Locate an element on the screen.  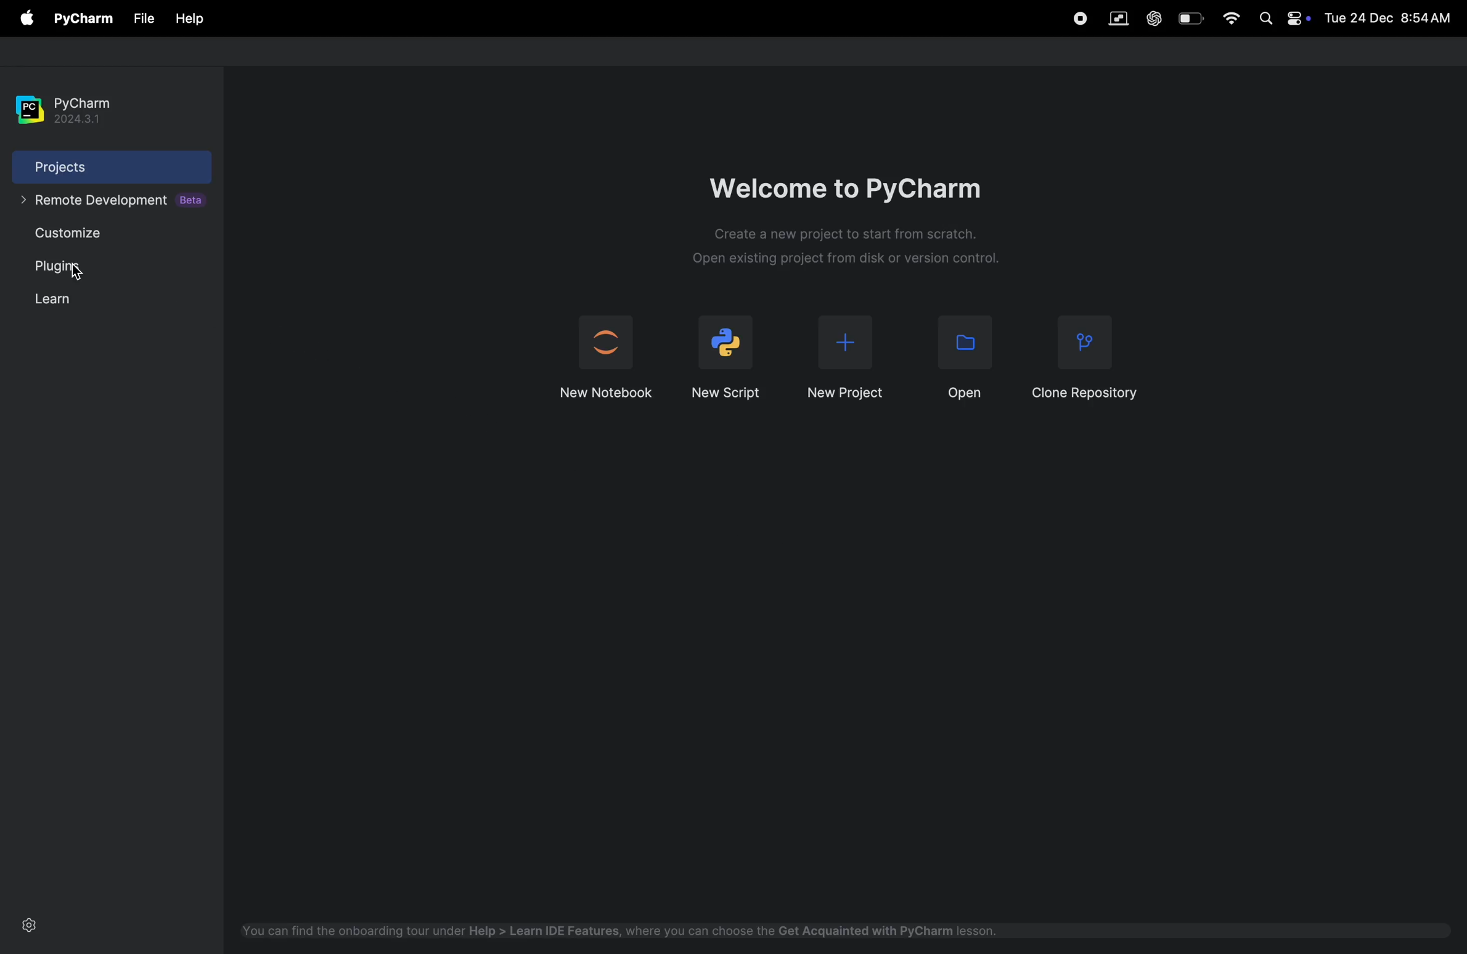
projects is located at coordinates (91, 168).